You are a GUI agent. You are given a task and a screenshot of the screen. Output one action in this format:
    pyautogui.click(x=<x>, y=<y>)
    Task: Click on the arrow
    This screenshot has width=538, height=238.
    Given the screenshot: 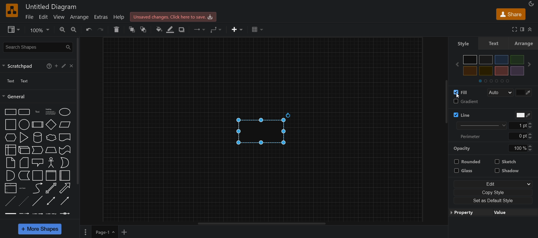 What is the action you would take?
    pyautogui.click(x=64, y=188)
    